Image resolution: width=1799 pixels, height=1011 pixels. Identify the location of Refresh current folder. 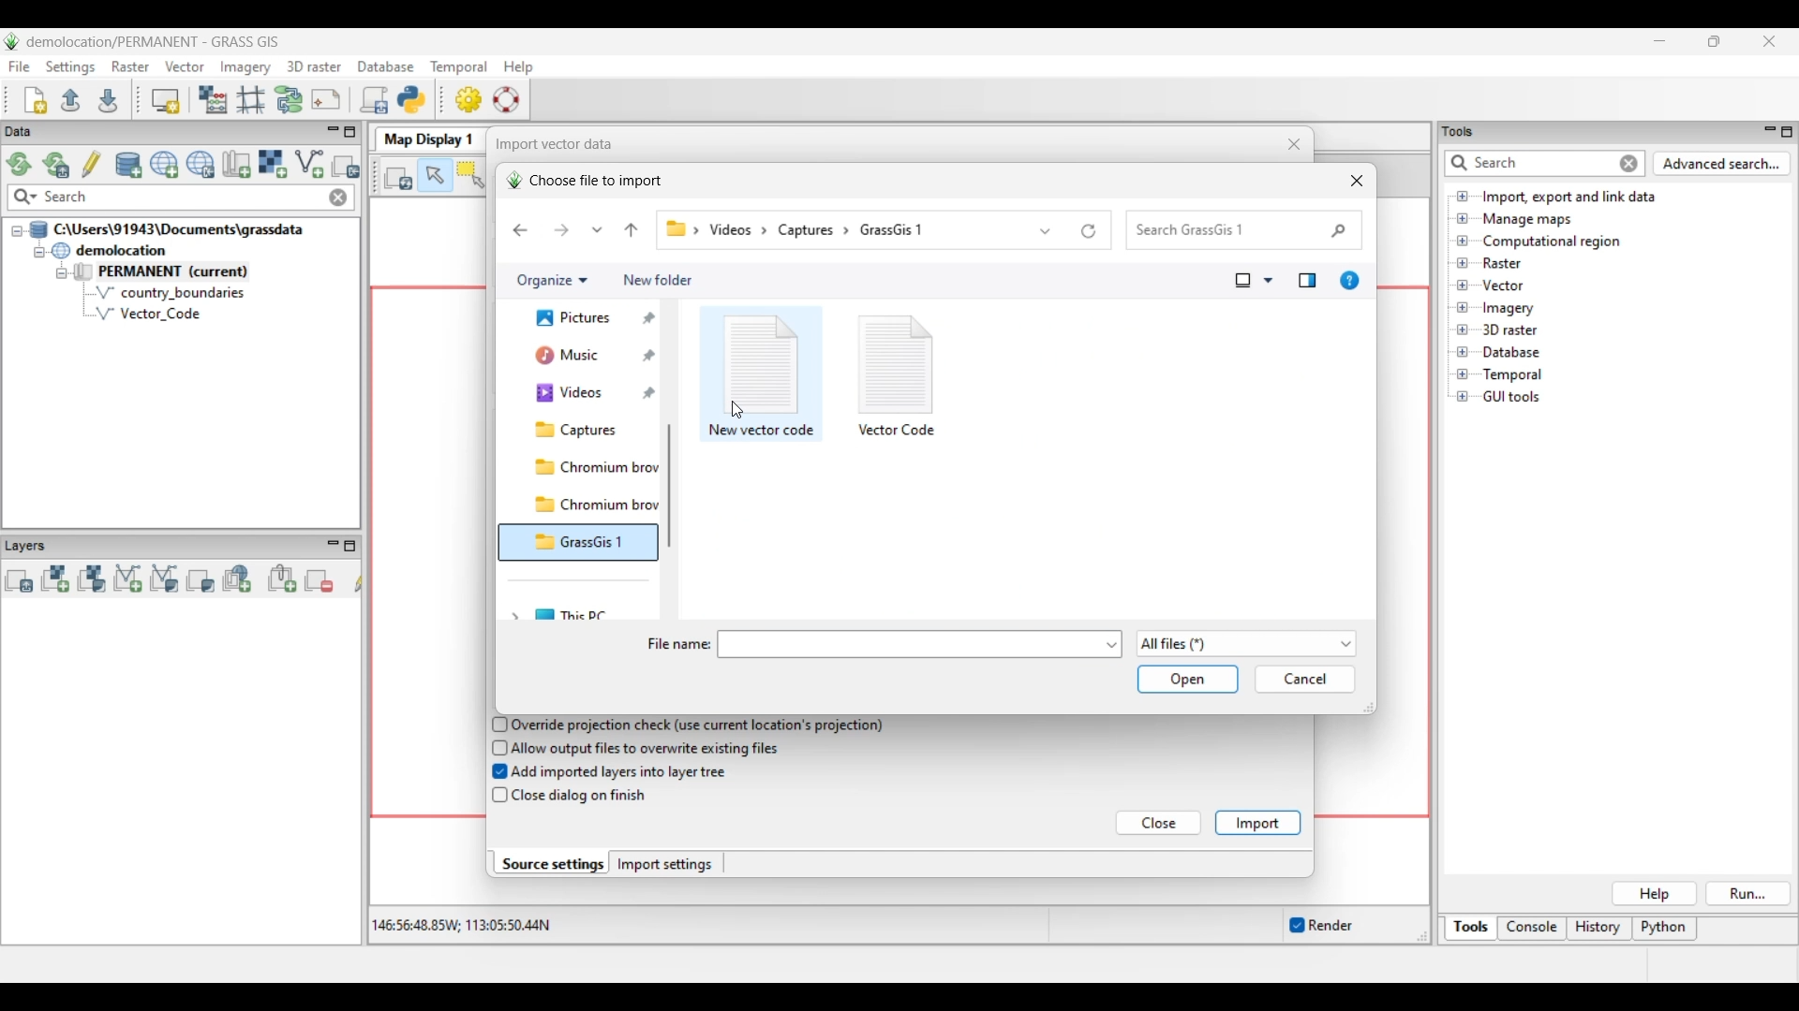
(1089, 231).